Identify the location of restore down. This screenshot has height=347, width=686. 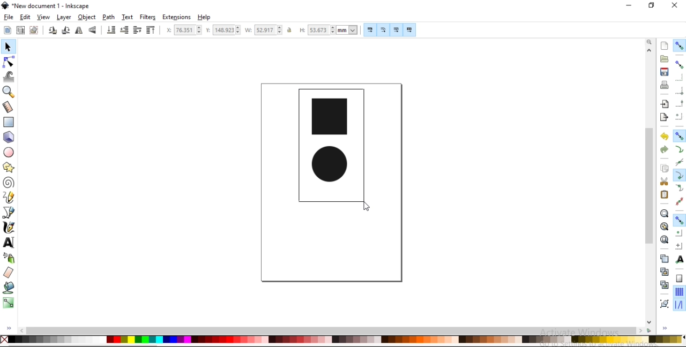
(652, 5).